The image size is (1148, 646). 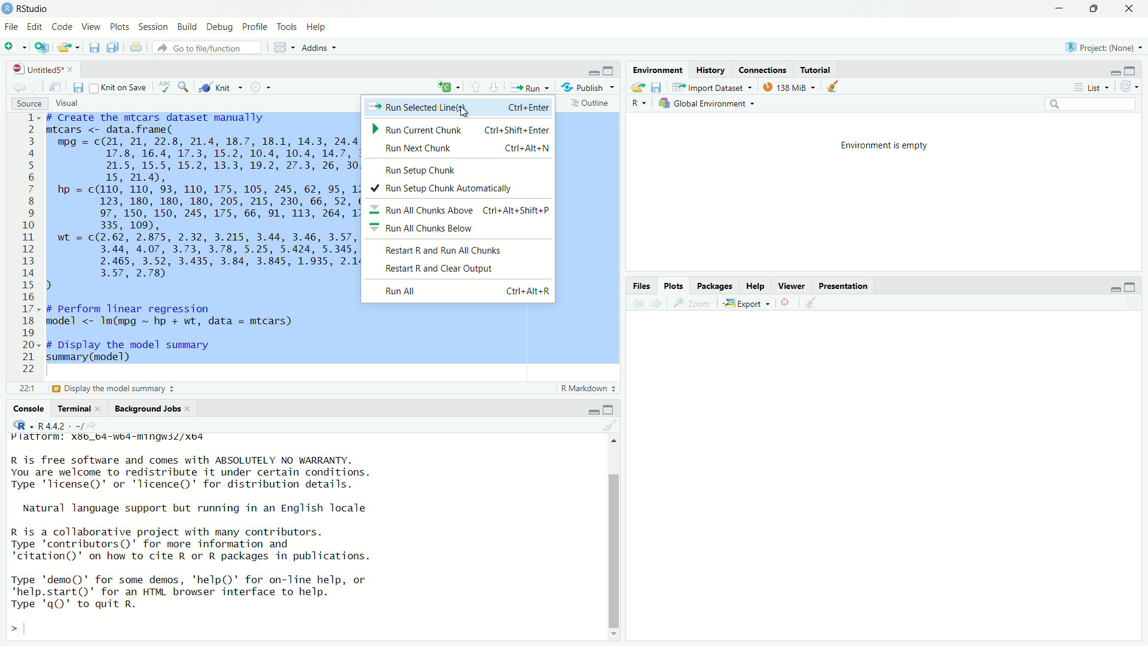 I want to click on global environment, so click(x=706, y=103).